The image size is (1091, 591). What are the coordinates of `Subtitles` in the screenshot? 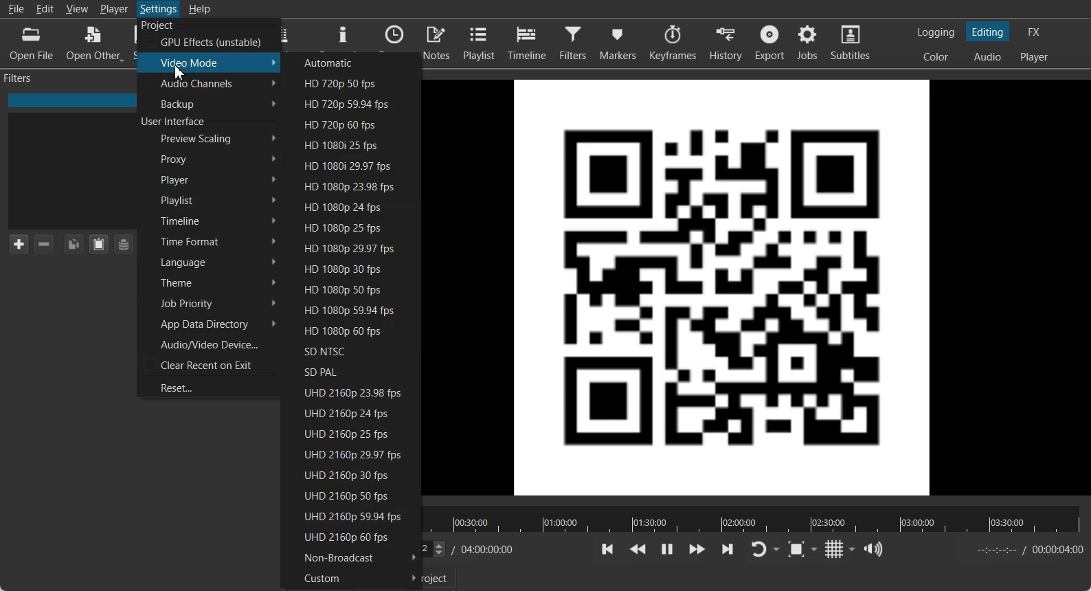 It's located at (852, 43).